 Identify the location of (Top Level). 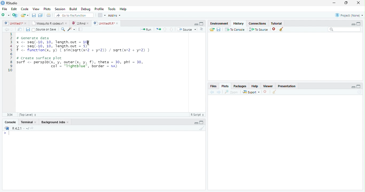
(28, 115).